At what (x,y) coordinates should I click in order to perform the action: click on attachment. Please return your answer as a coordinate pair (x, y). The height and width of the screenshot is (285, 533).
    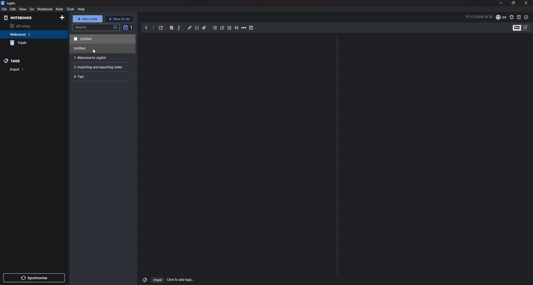
    Looking at the image, I should click on (204, 28).